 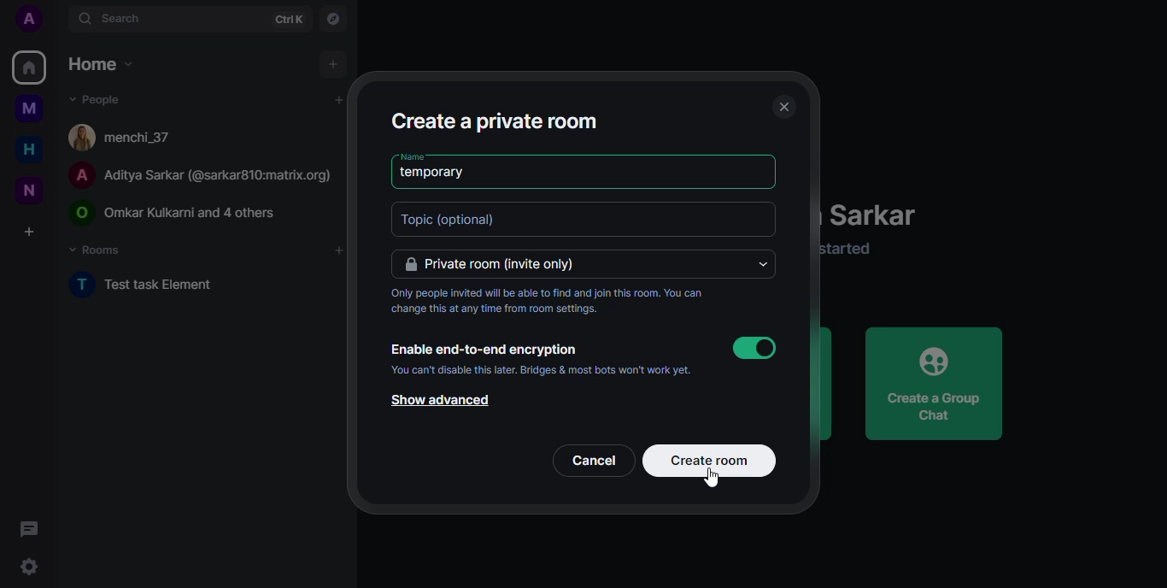 I want to click on topic, so click(x=462, y=220).